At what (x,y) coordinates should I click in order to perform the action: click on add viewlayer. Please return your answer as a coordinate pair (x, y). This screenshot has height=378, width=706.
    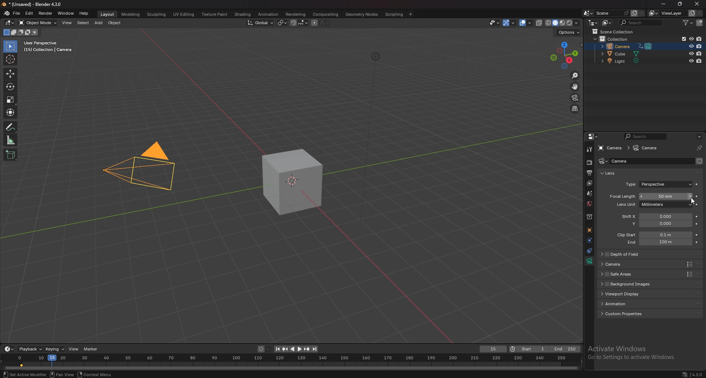
    Looking at the image, I should click on (692, 12).